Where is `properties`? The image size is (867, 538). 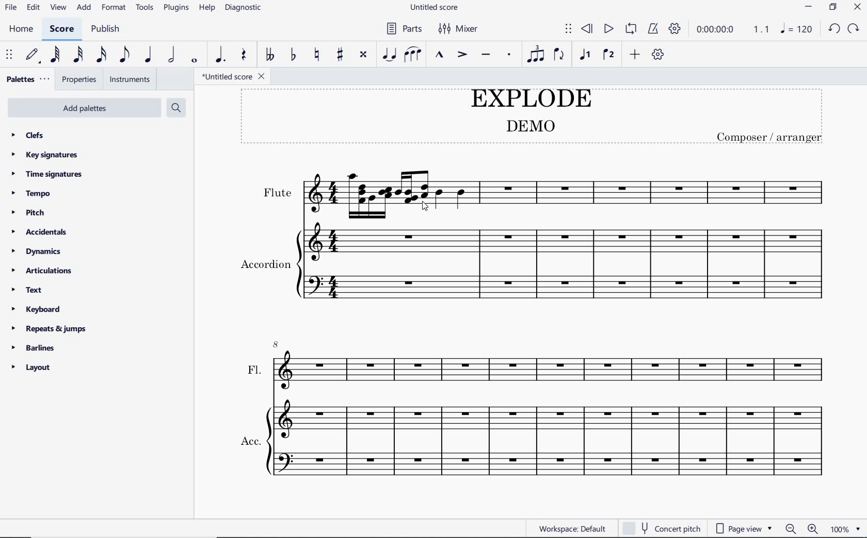 properties is located at coordinates (78, 80).